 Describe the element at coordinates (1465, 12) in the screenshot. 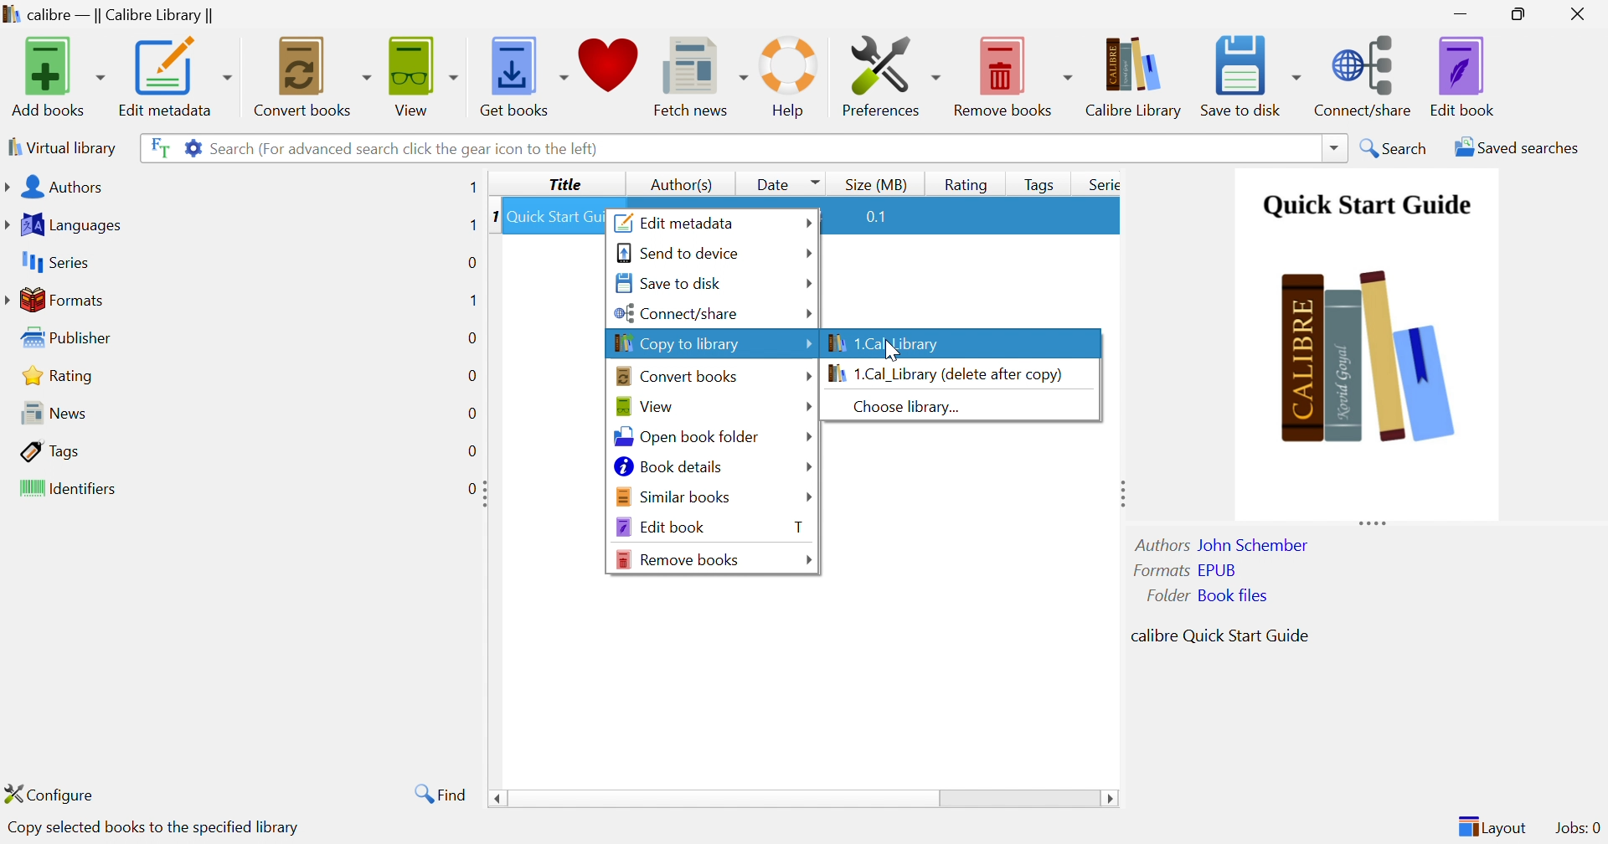

I see `Minimize` at that location.